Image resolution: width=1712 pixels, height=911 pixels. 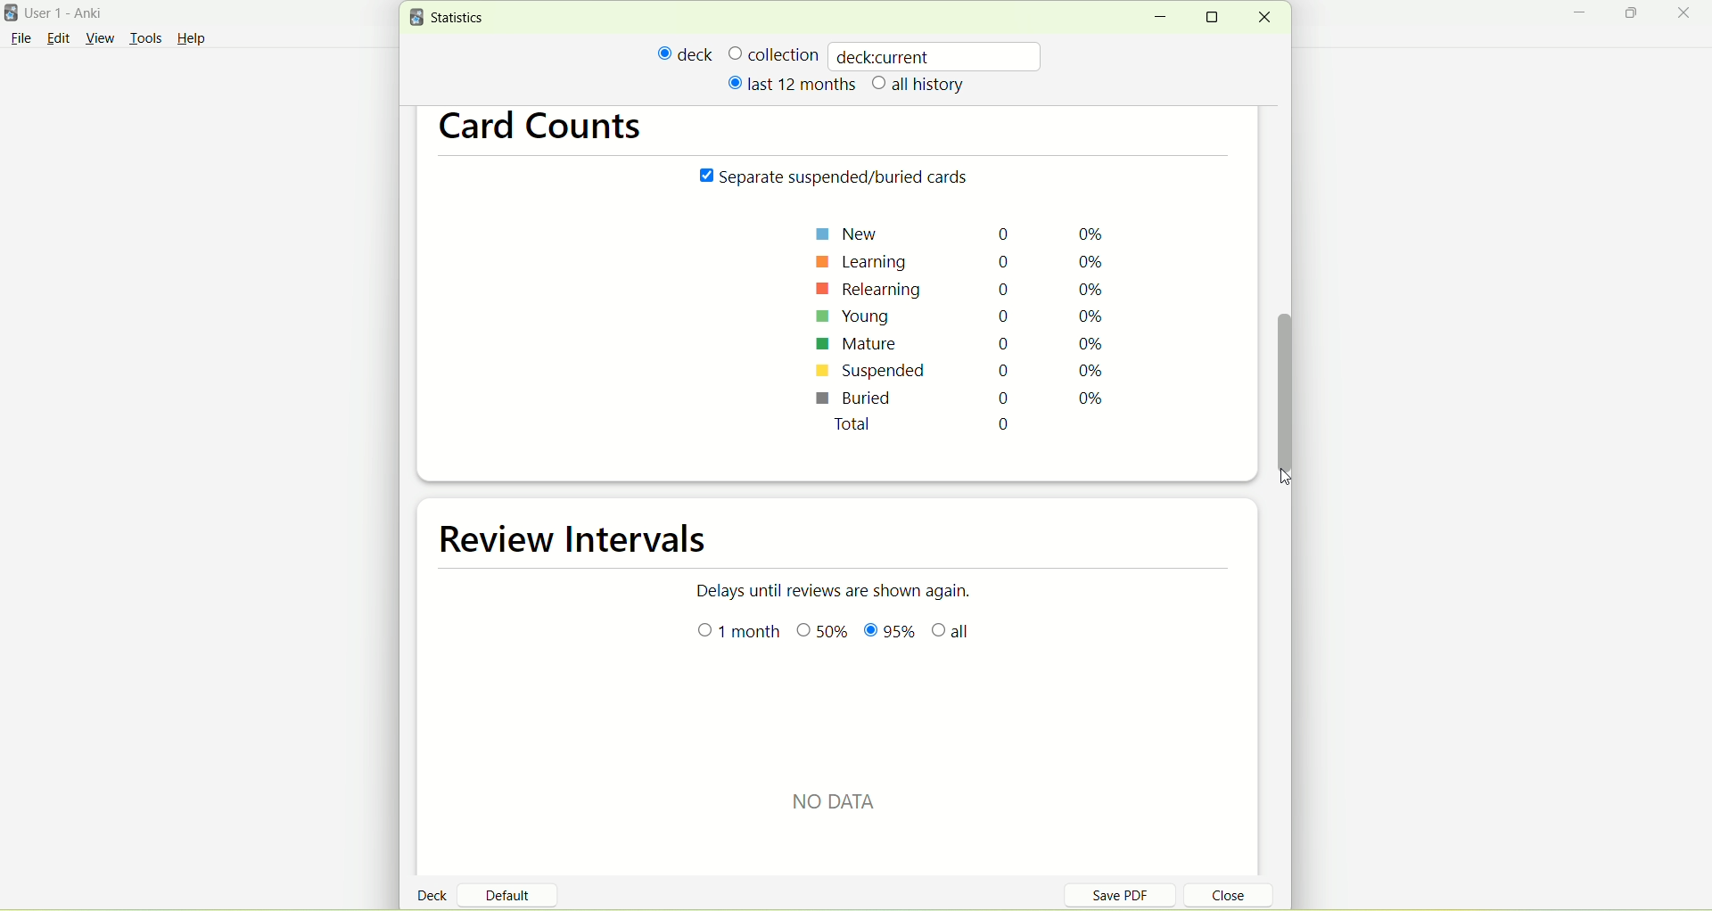 I want to click on text, so click(x=852, y=799).